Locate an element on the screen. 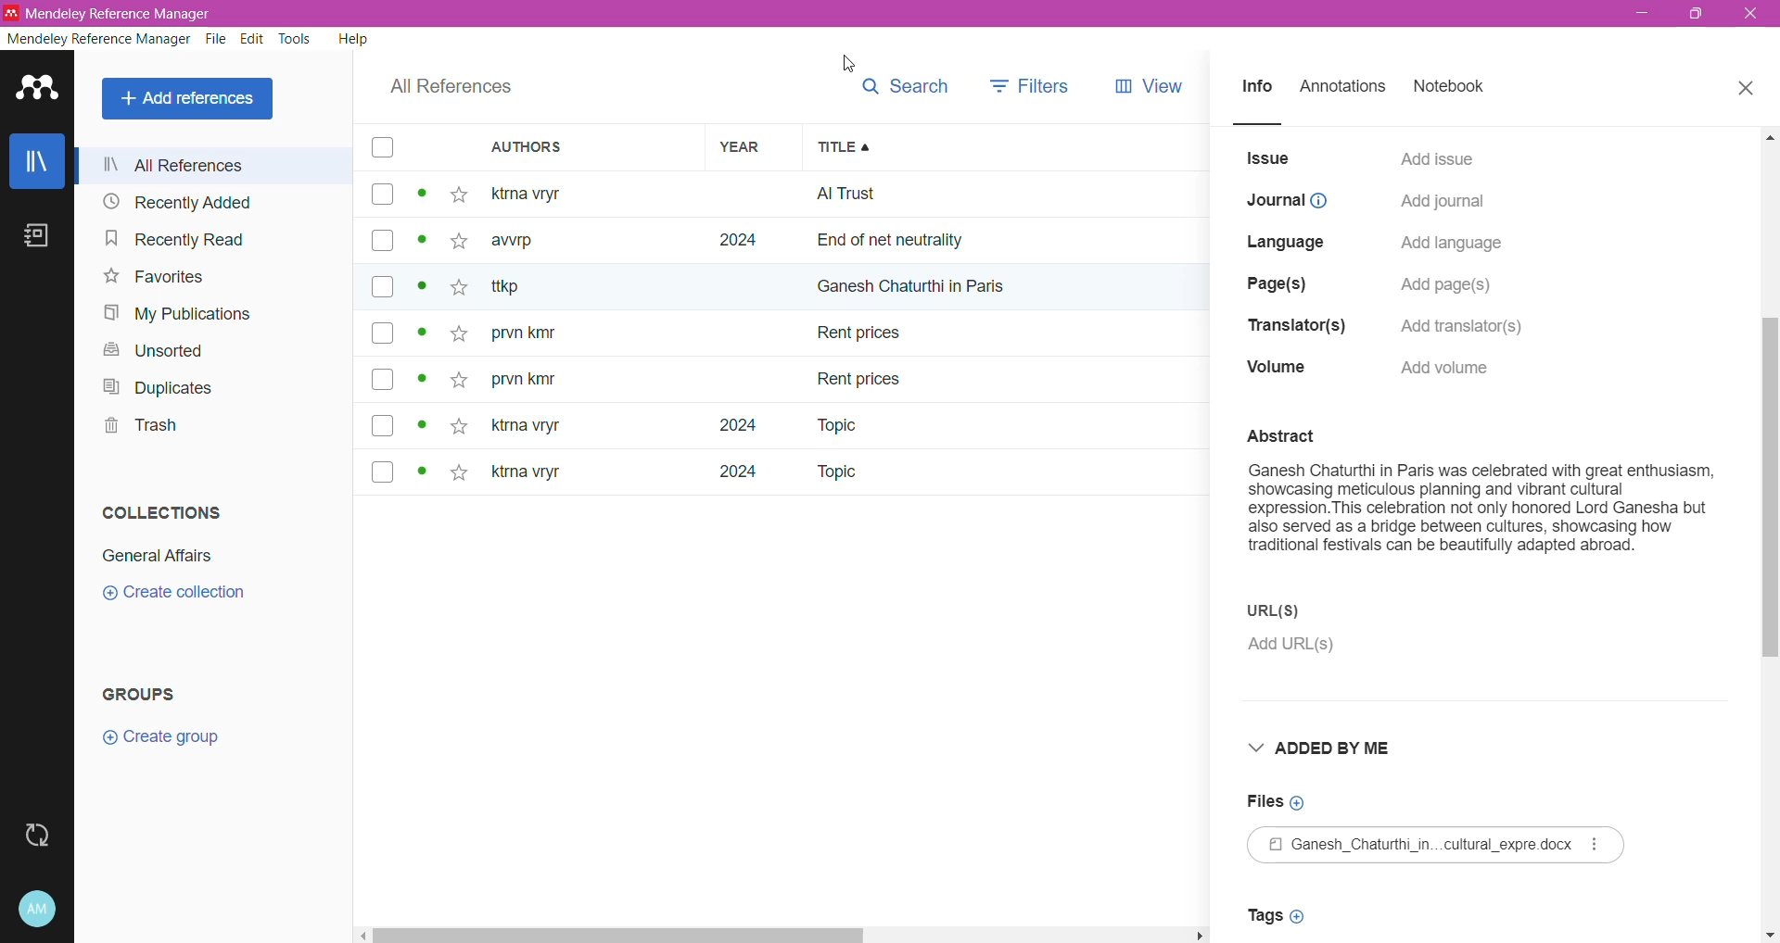 The width and height of the screenshot is (1780, 943). Author names of the references in the Library is located at coordinates (592, 333).